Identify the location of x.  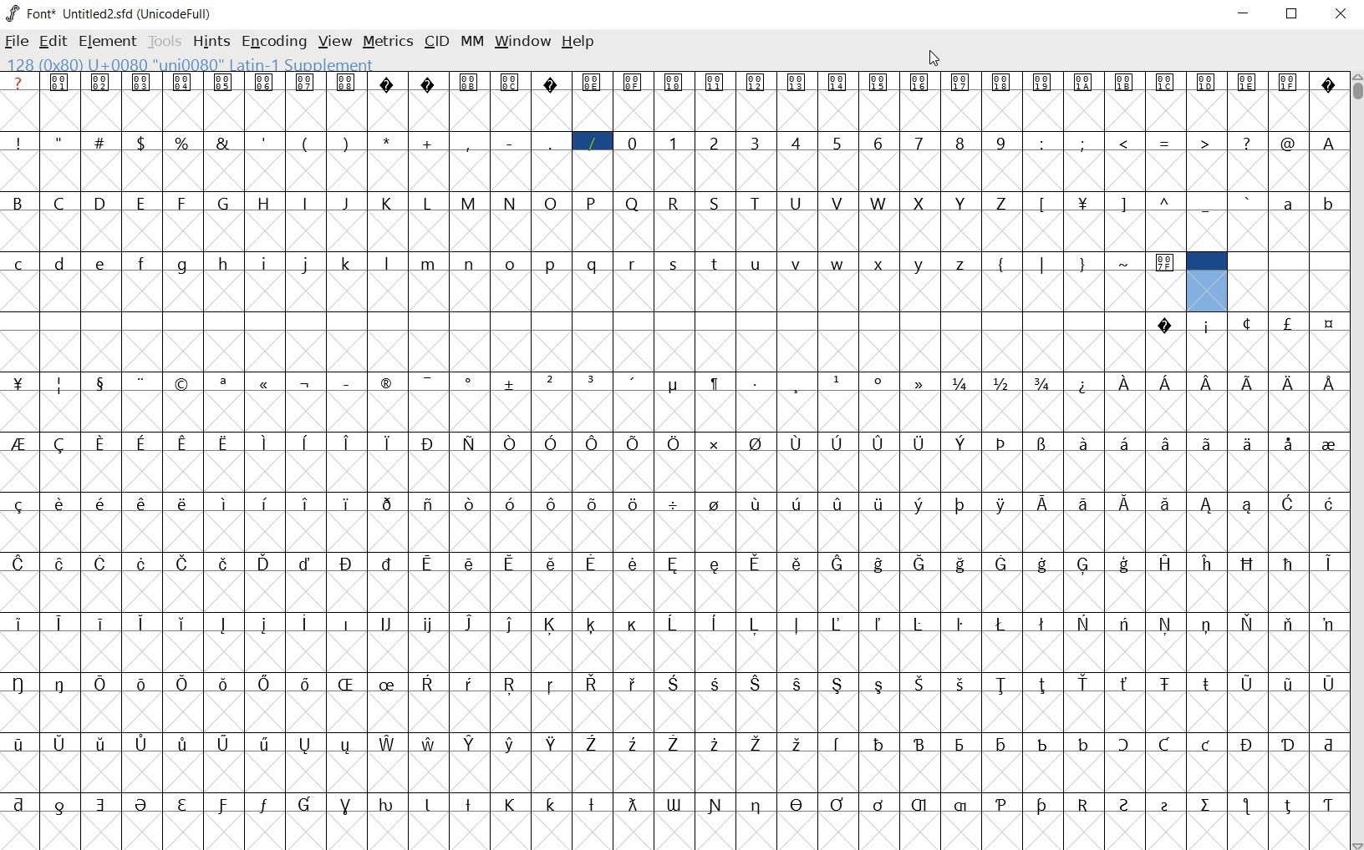
(880, 262).